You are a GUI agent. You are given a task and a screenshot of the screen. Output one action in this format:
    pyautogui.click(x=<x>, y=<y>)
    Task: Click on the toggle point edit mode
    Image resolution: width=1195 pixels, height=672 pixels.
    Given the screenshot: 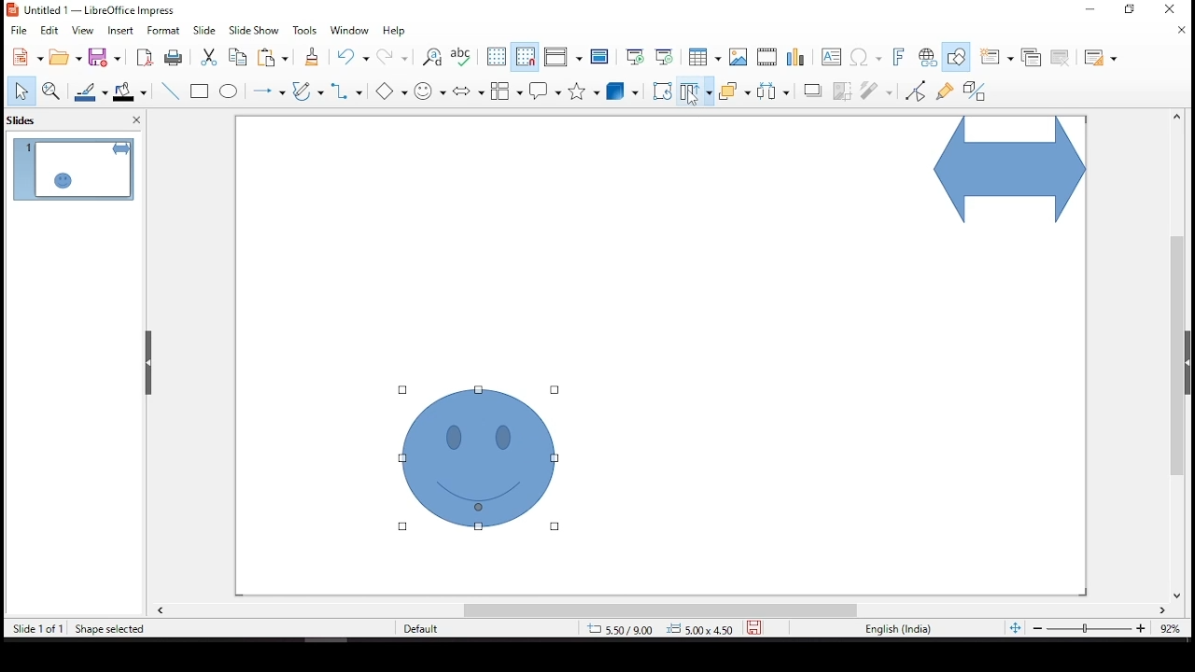 What is the action you would take?
    pyautogui.click(x=917, y=90)
    